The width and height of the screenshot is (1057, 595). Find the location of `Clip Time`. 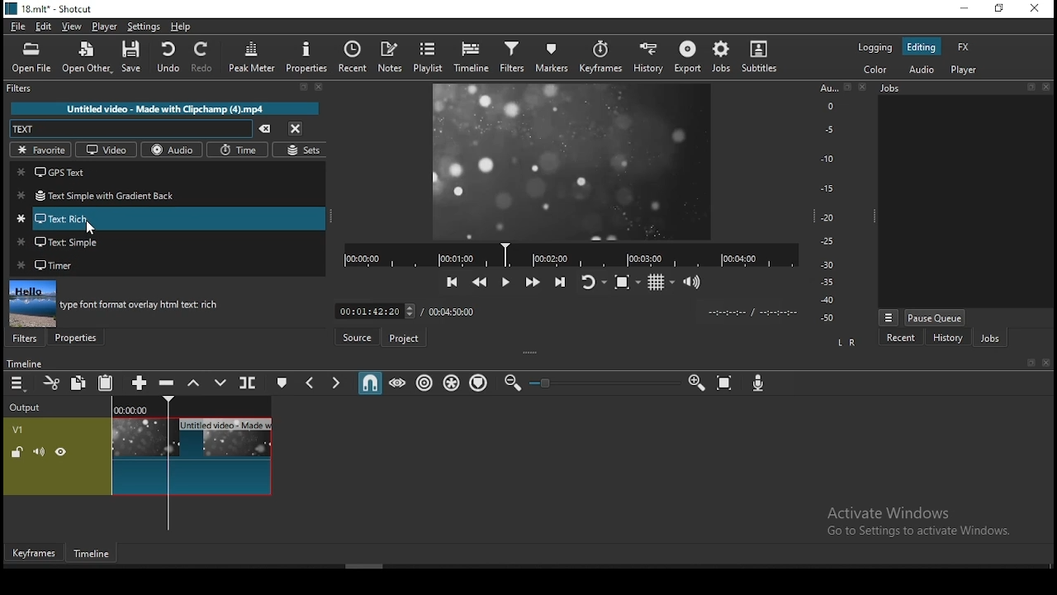

Clip Time is located at coordinates (751, 313).